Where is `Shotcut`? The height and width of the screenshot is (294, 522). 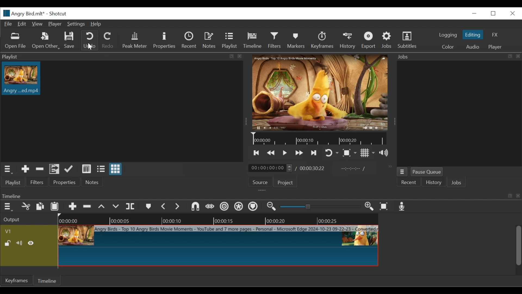
Shotcut is located at coordinates (56, 14).